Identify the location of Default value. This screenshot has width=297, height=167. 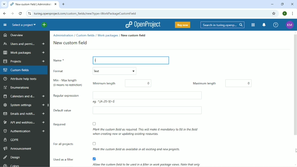
(66, 112).